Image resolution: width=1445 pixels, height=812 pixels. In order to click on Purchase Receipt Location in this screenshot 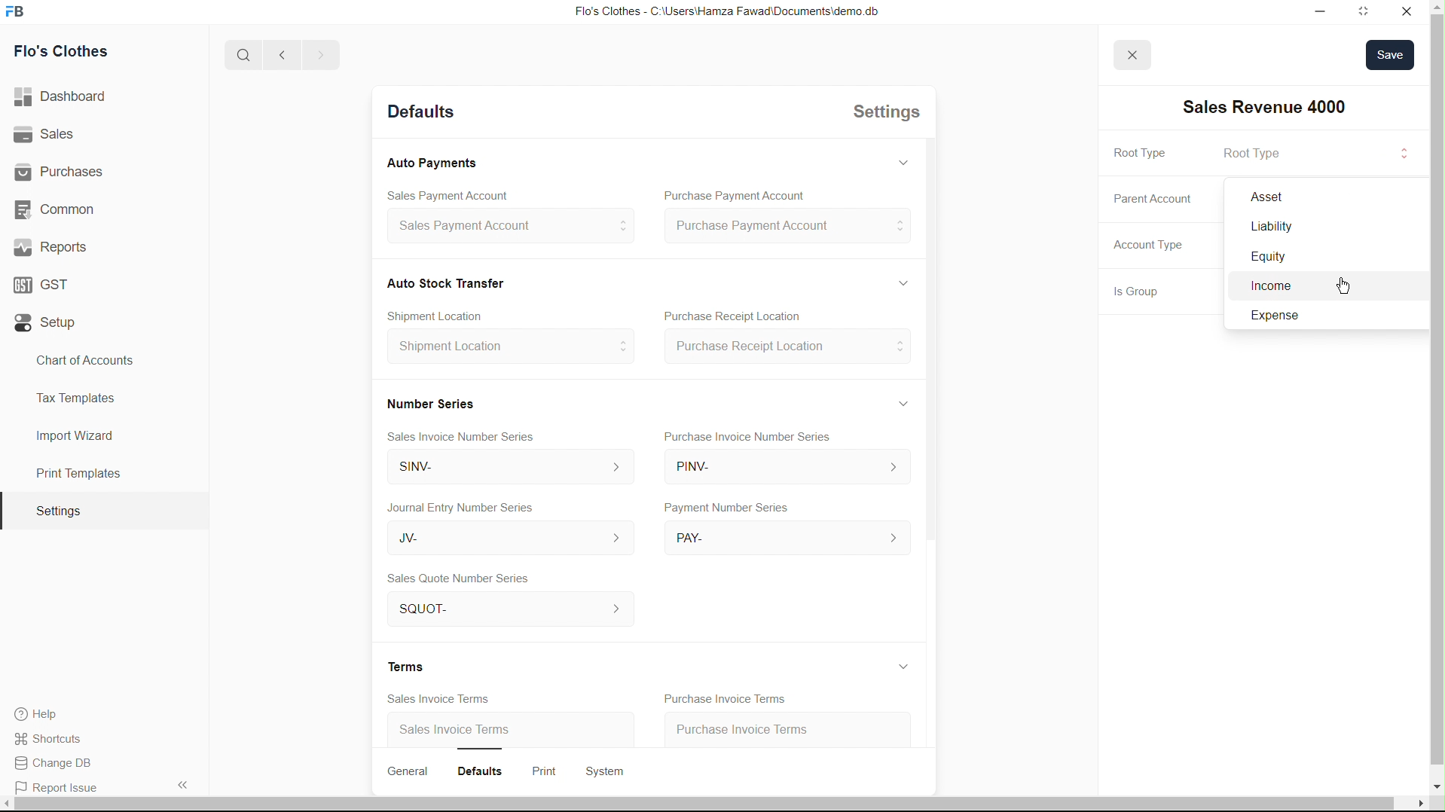, I will do `click(793, 348)`.